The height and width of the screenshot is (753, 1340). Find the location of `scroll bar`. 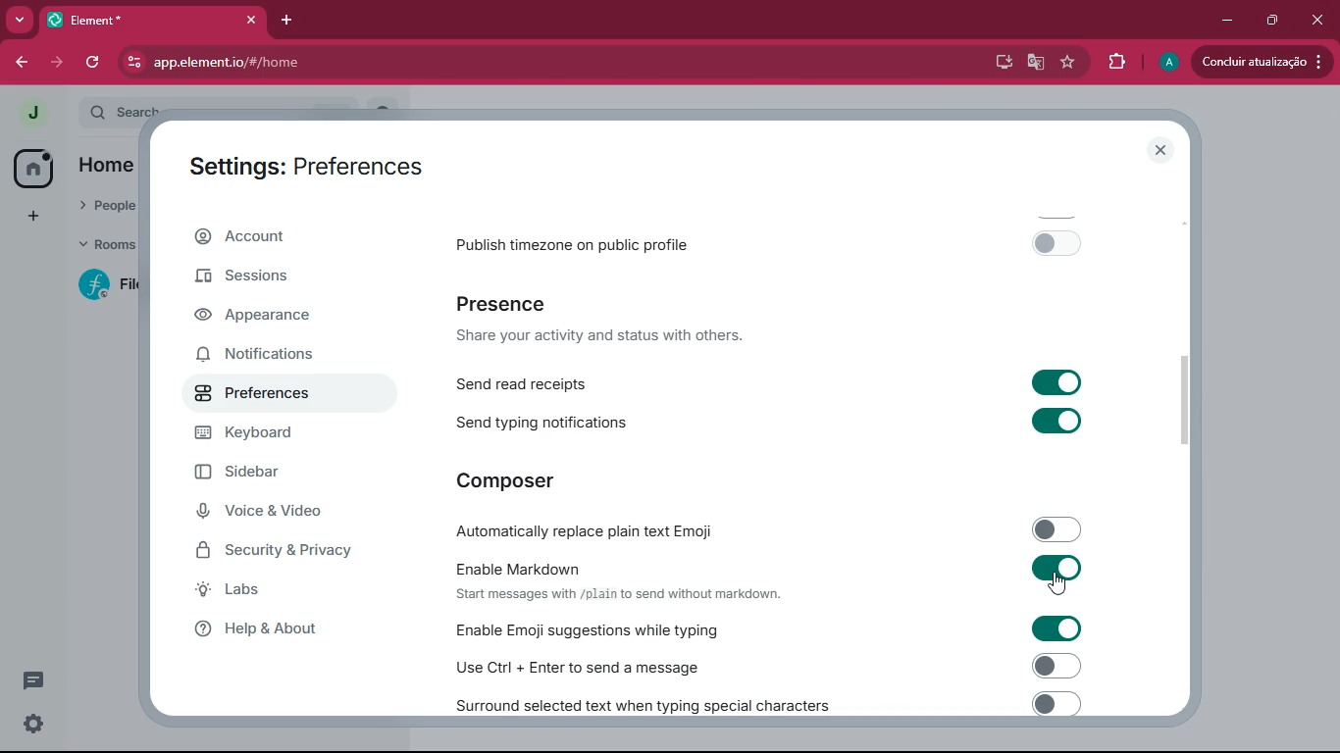

scroll bar is located at coordinates (1187, 404).